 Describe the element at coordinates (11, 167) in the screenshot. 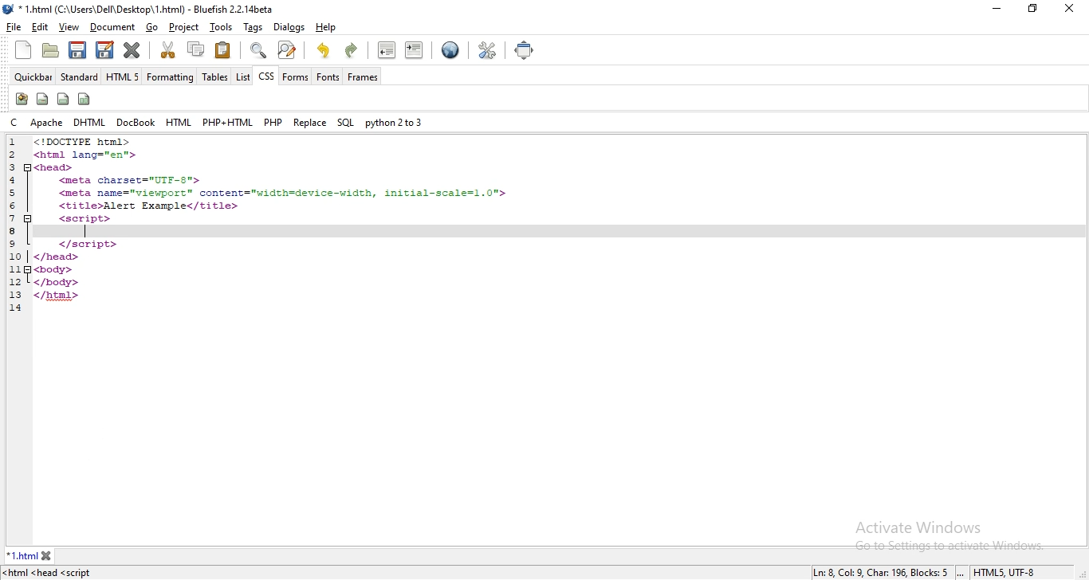

I see `3` at that location.